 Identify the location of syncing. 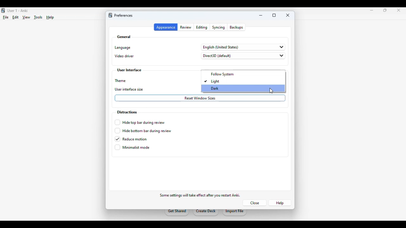
(219, 27).